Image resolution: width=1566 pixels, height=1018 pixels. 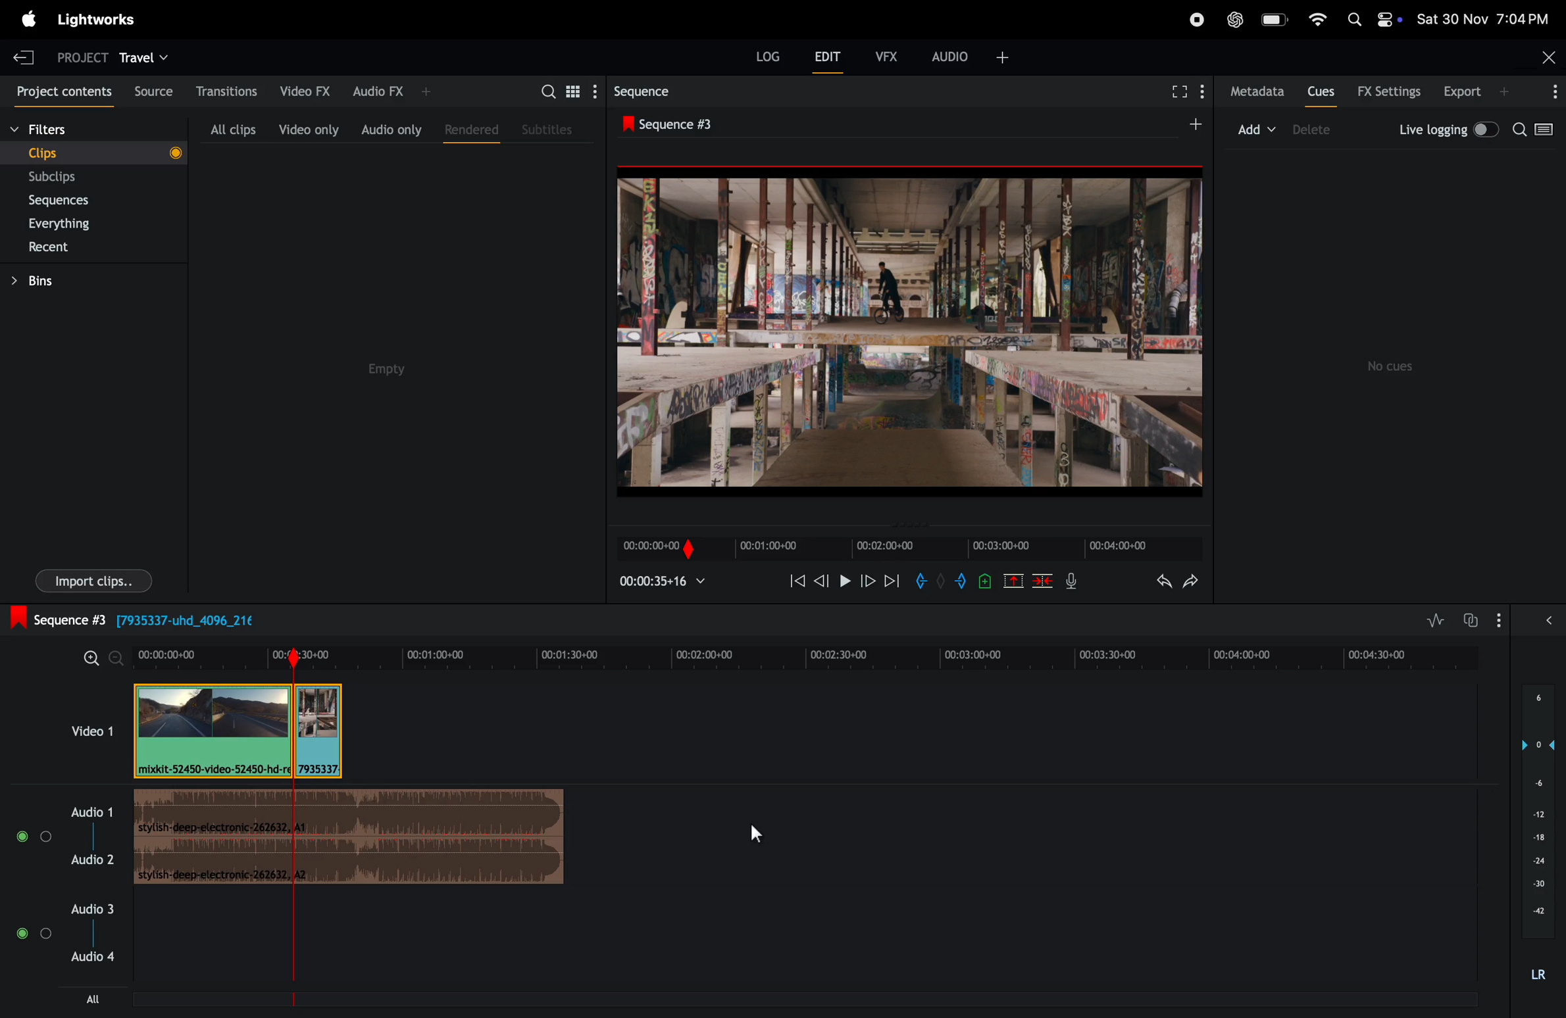 What do you see at coordinates (232, 126) in the screenshot?
I see `all clips` at bounding box center [232, 126].